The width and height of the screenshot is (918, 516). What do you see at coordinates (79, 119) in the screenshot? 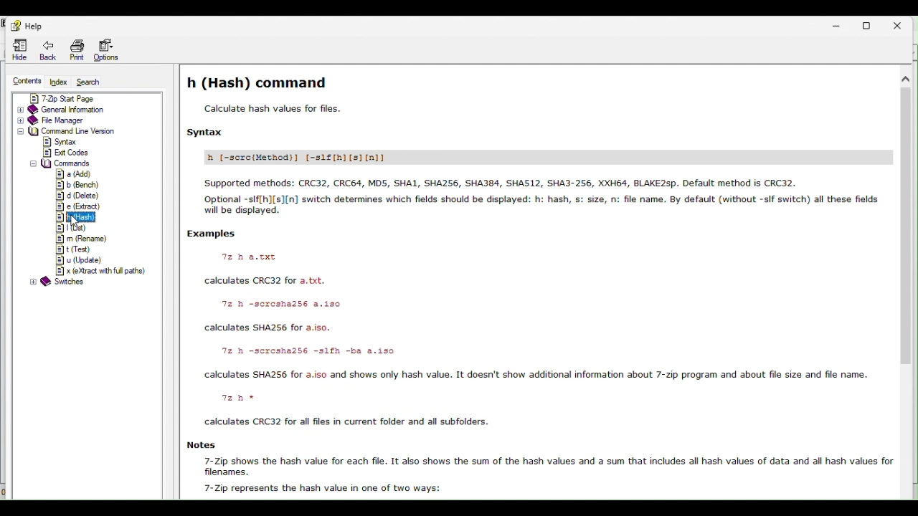
I see `File manager` at bounding box center [79, 119].